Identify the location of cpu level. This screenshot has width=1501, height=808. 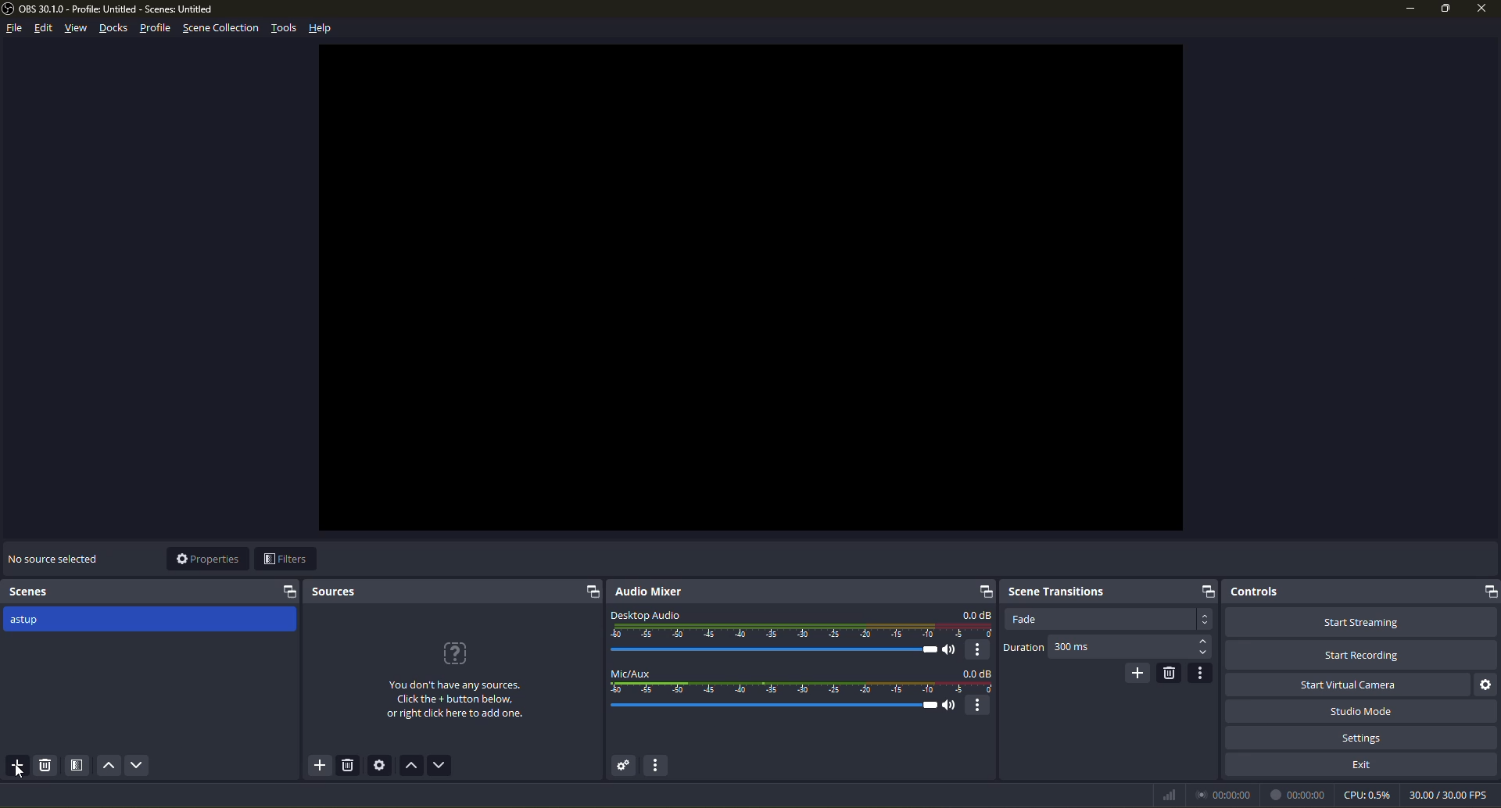
(1367, 794).